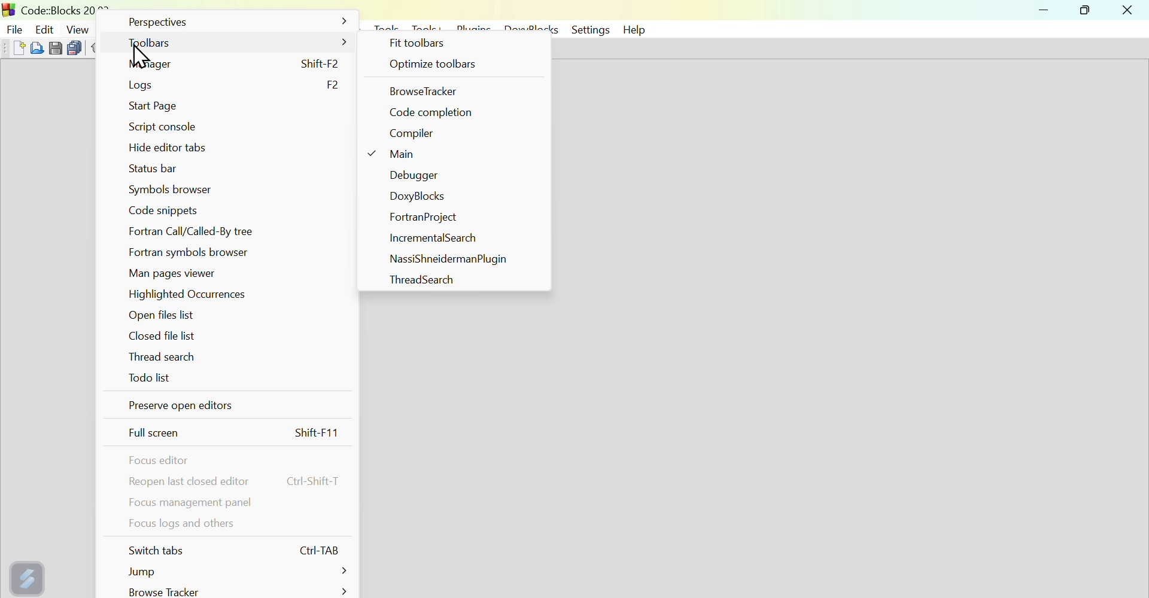  What do you see at coordinates (234, 22) in the screenshot?
I see `Perspectives` at bounding box center [234, 22].